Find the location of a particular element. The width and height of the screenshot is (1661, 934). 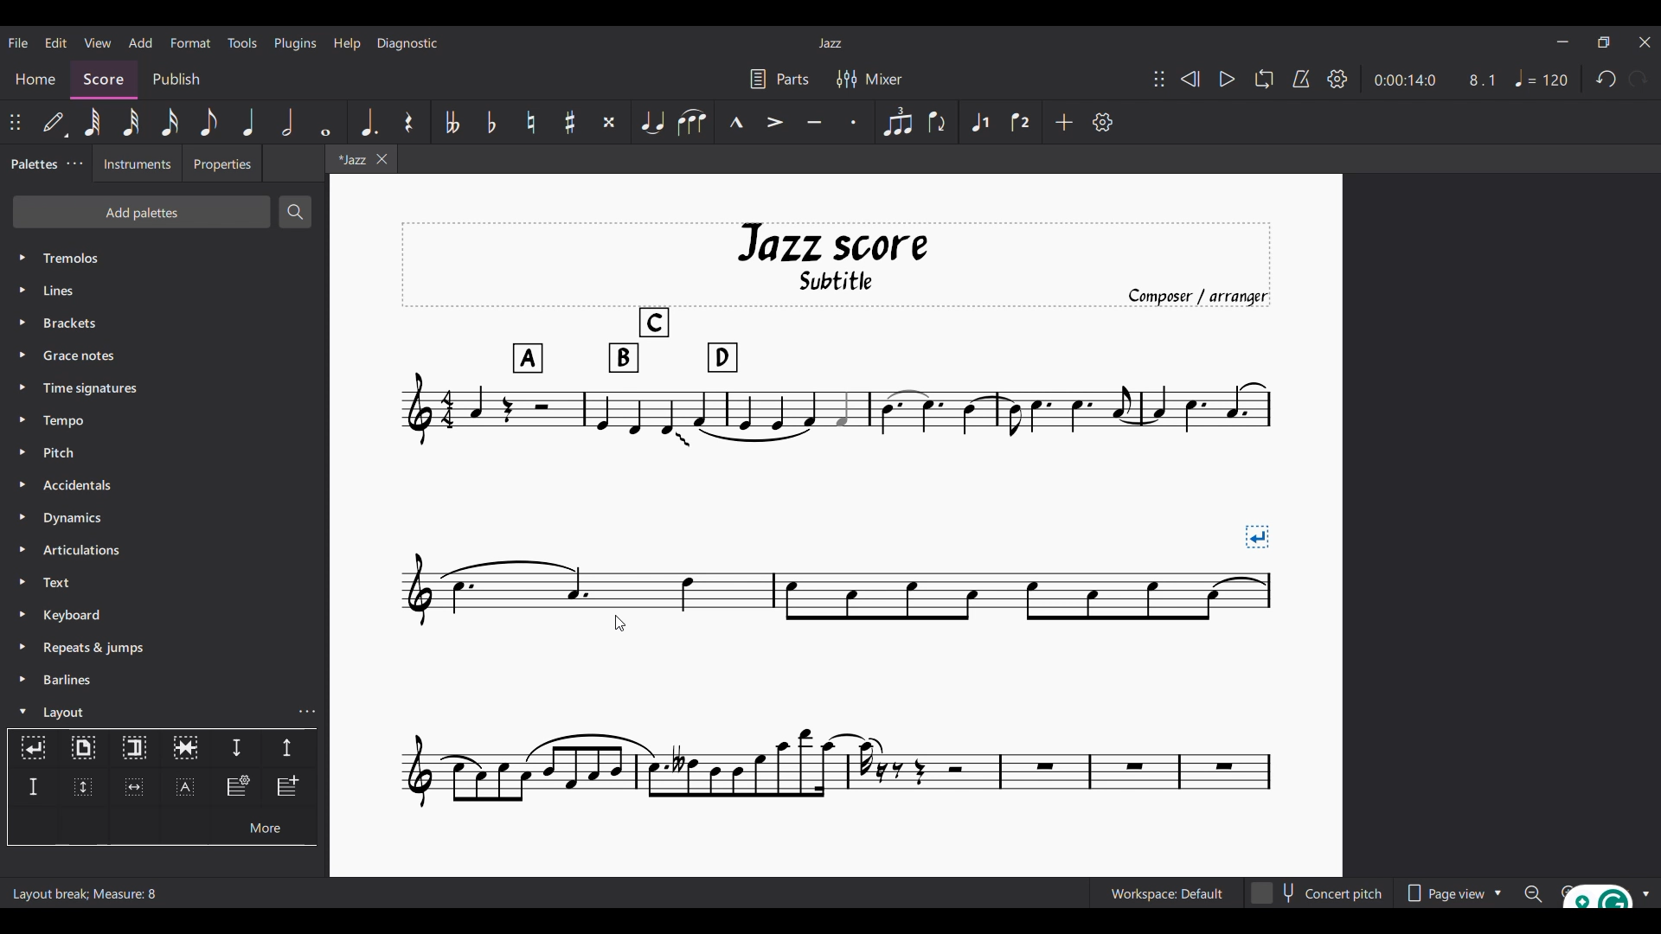

Layout, highlighted by cursor is located at coordinates (148, 711).